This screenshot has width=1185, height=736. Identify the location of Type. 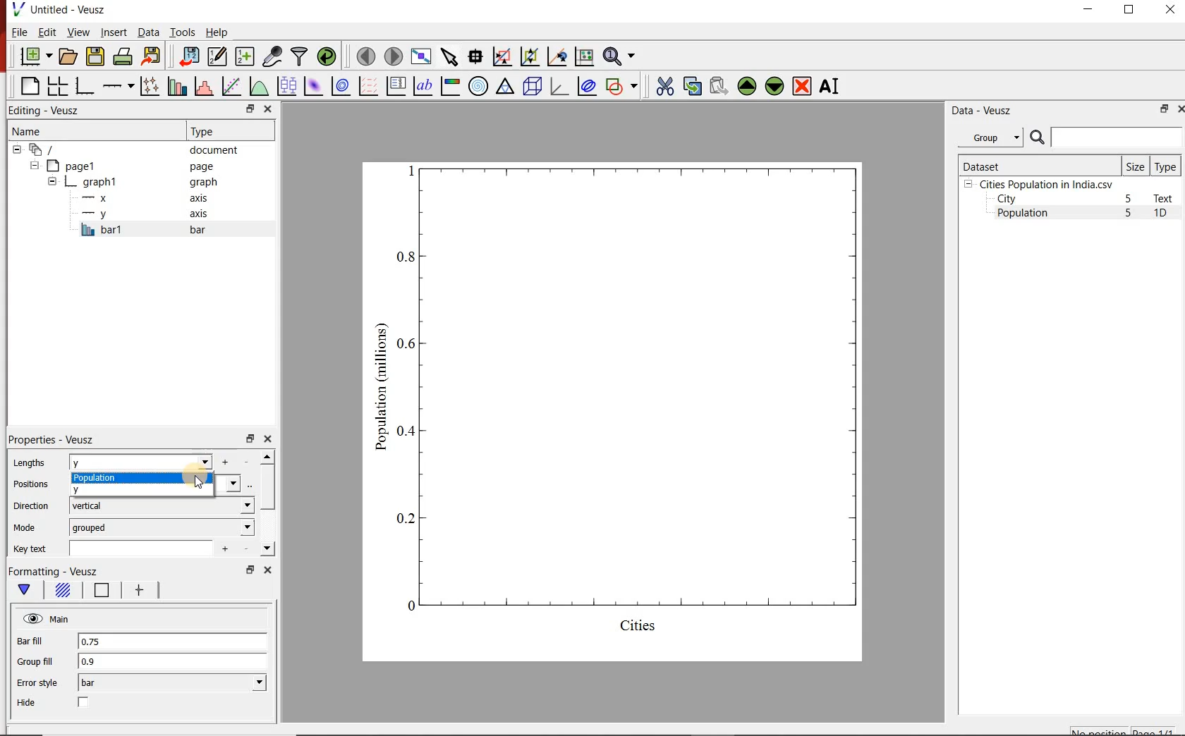
(229, 131).